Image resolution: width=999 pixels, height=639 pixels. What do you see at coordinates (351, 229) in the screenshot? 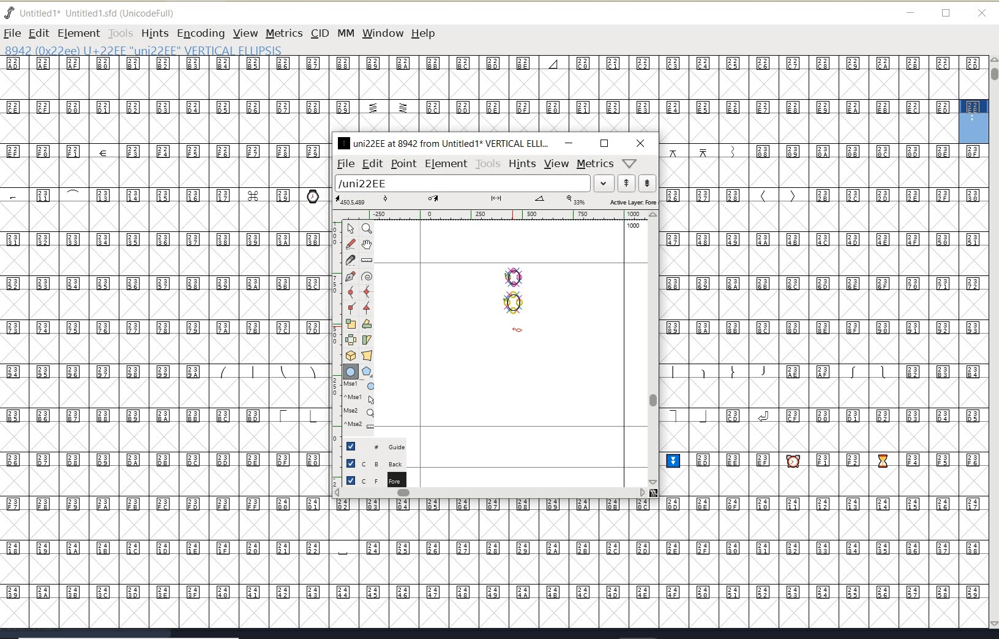
I see `pointer` at bounding box center [351, 229].